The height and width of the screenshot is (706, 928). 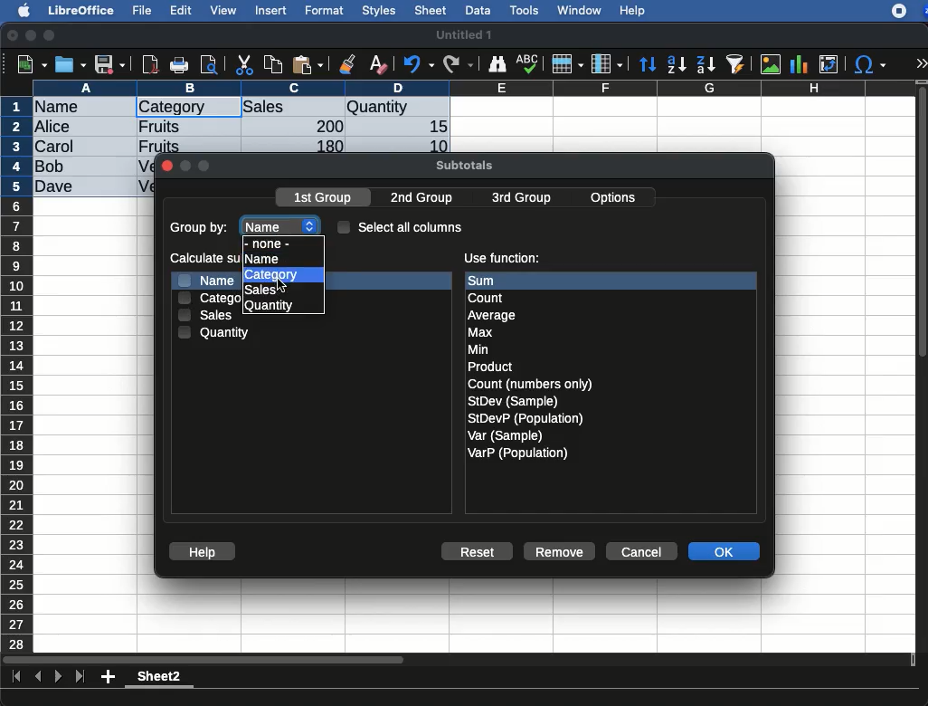 I want to click on apple, so click(x=19, y=9).